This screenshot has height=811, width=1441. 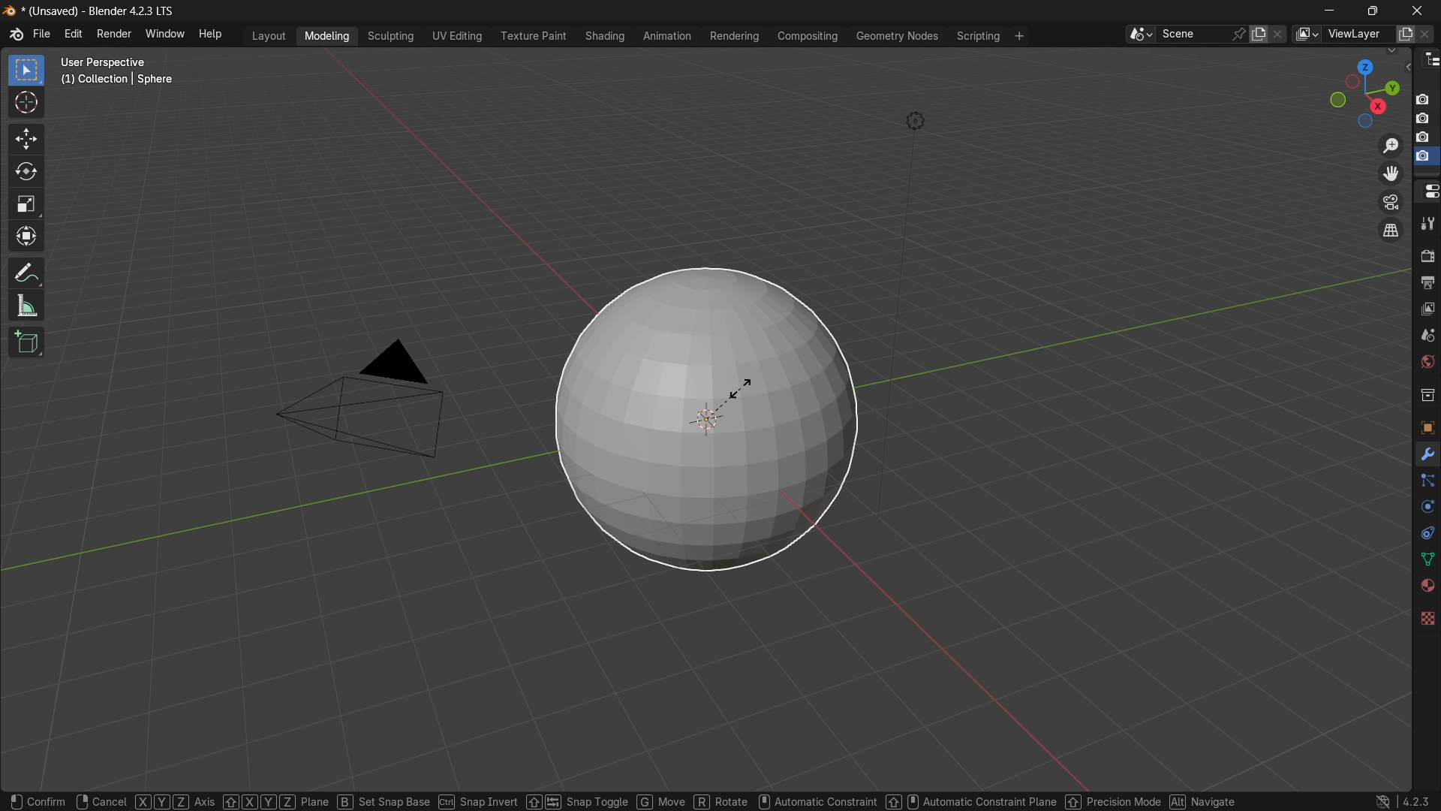 What do you see at coordinates (88, 12) in the screenshot?
I see `(unsaved) blender 4.2.3 LTS` at bounding box center [88, 12].